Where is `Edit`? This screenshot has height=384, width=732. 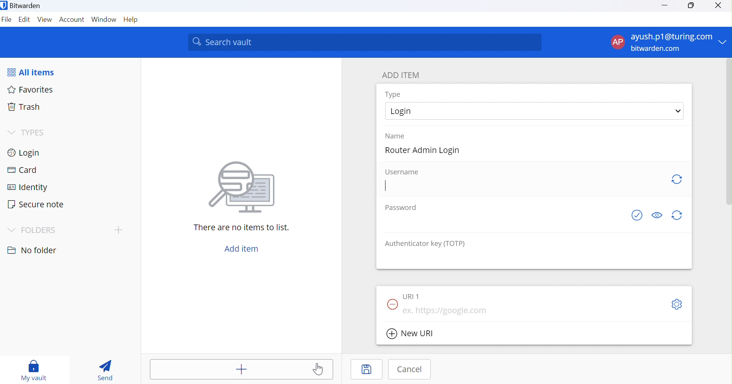 Edit is located at coordinates (25, 20).